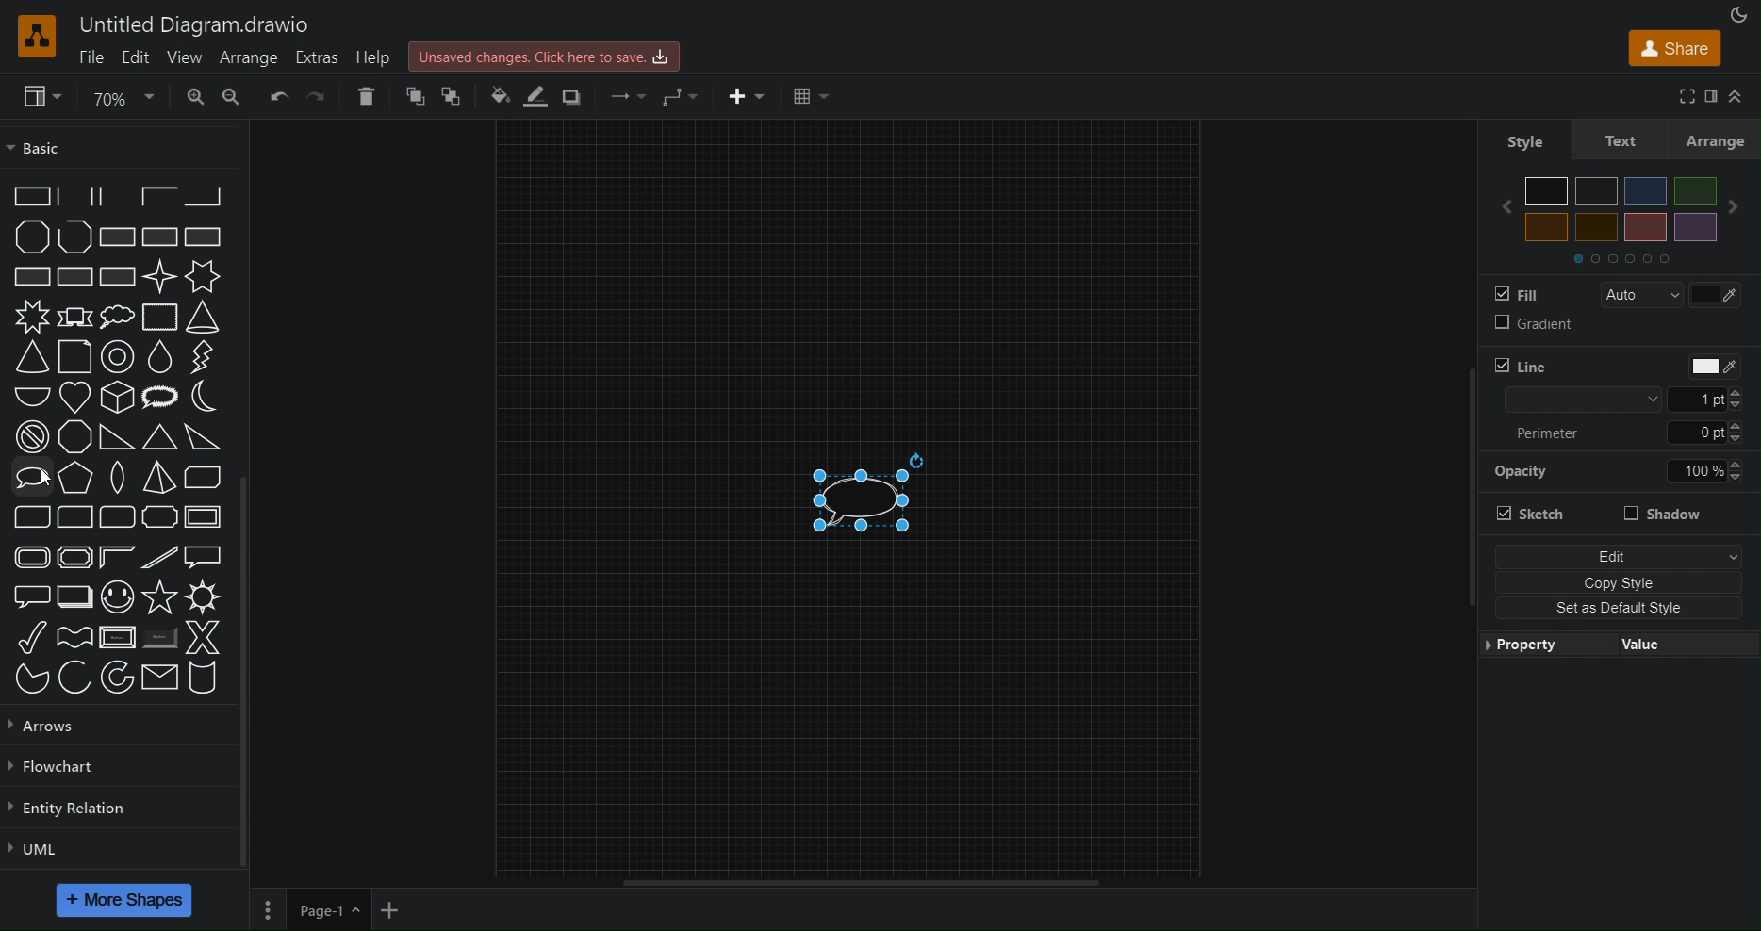 The height and width of the screenshot is (931, 1761). Describe the element at coordinates (37, 97) in the screenshot. I see `View` at that location.